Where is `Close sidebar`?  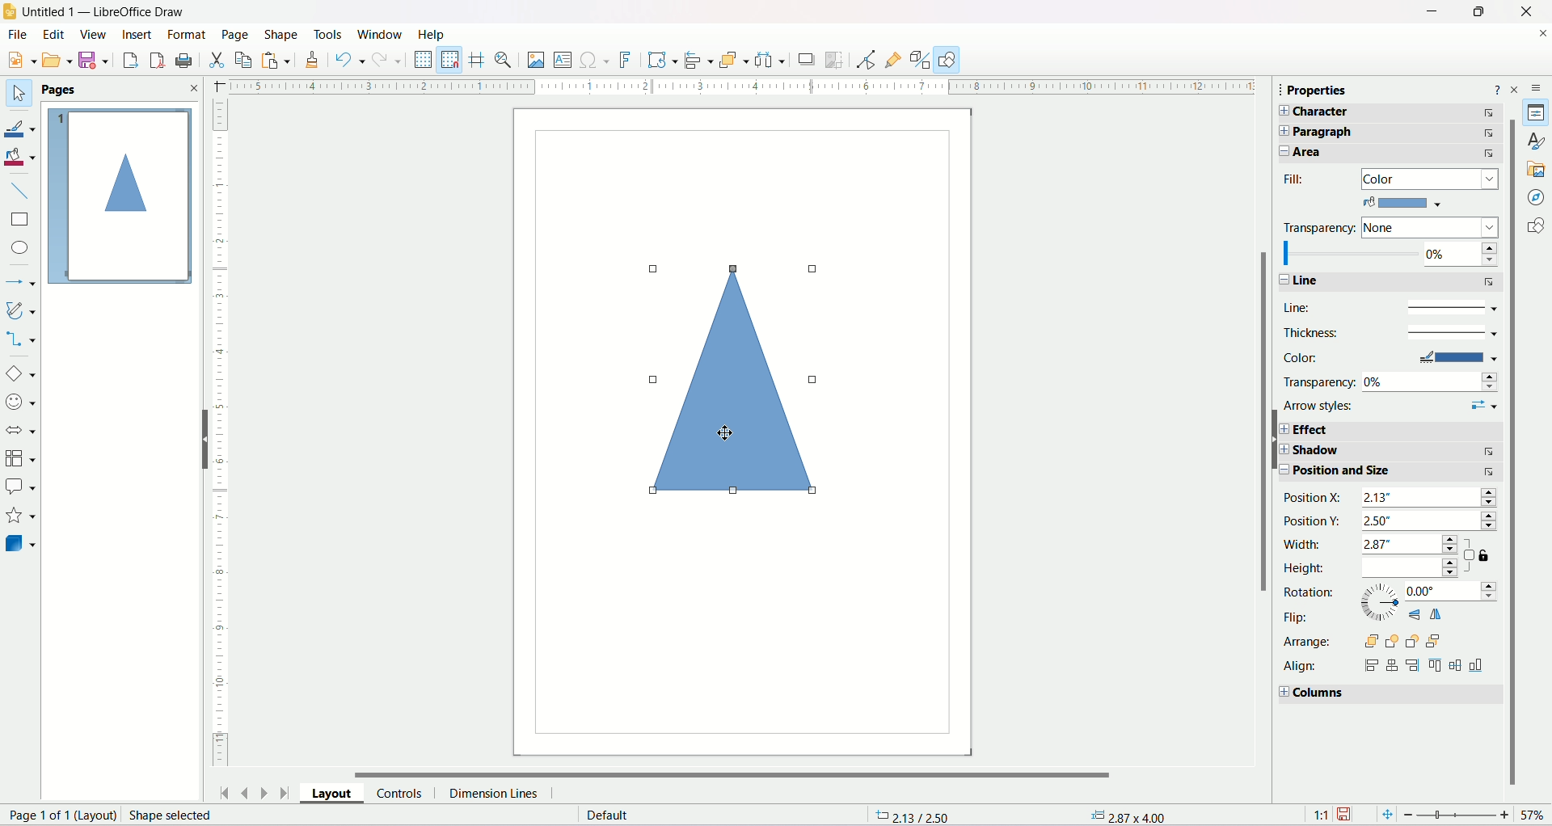 Close sidebar is located at coordinates (1519, 88).